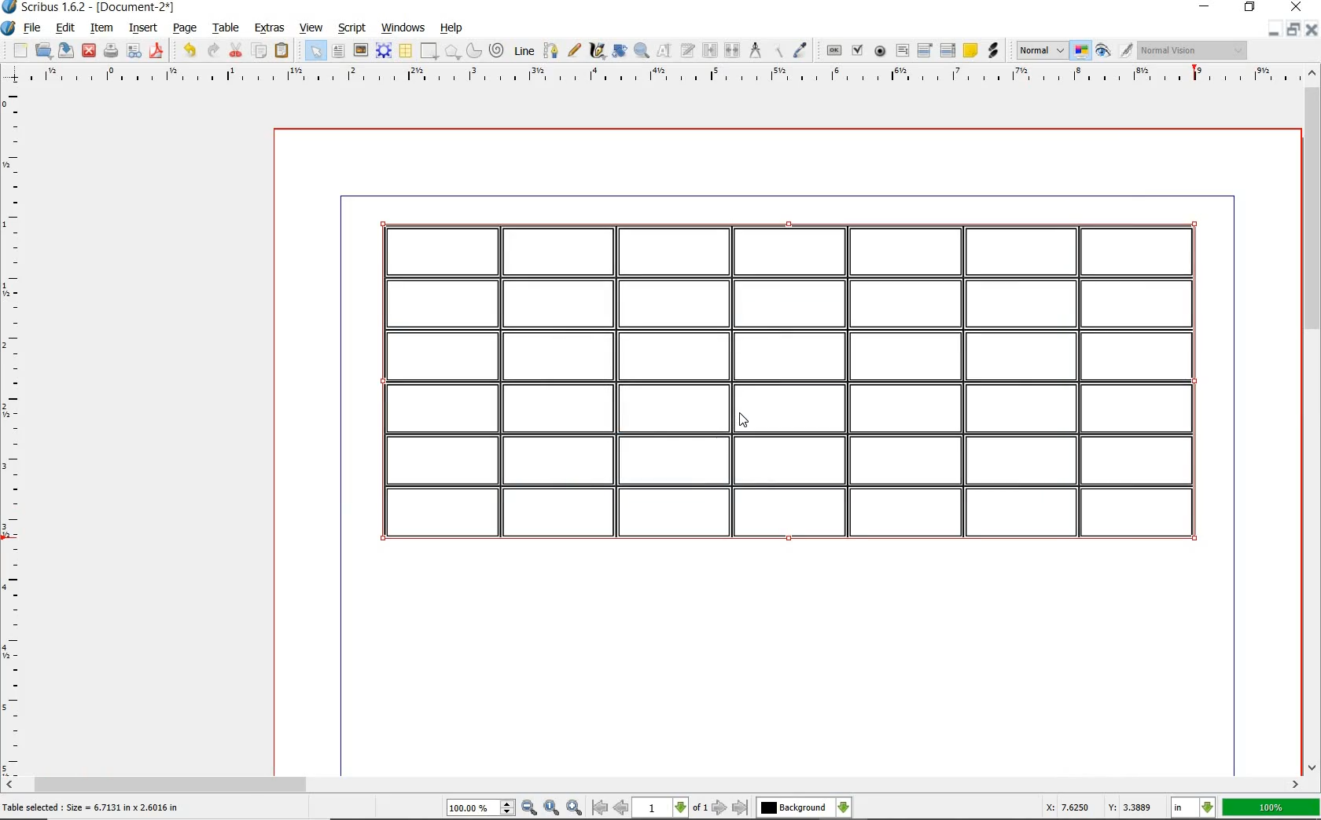 Image resolution: width=1321 pixels, height=820 pixels. What do you see at coordinates (88, 51) in the screenshot?
I see `close` at bounding box center [88, 51].